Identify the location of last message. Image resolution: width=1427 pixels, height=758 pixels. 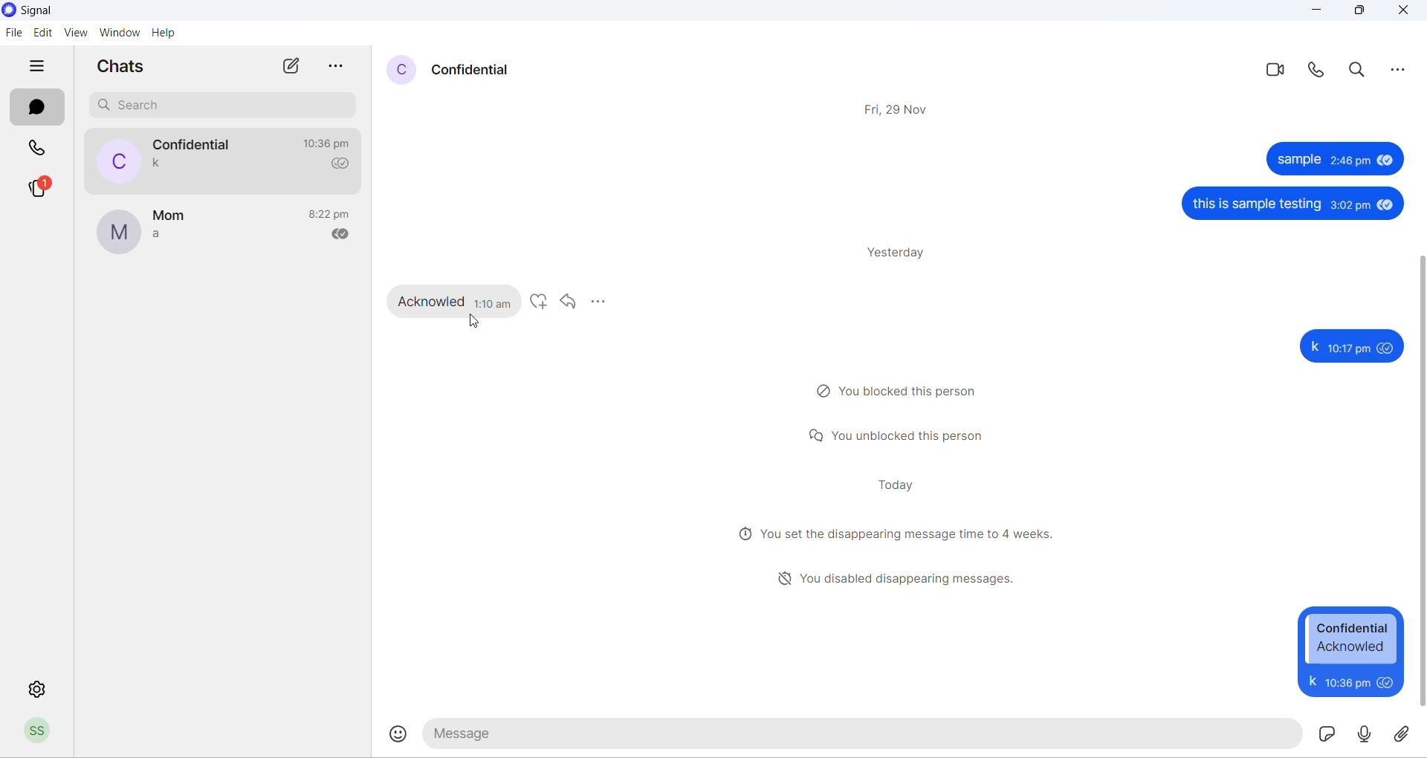
(161, 164).